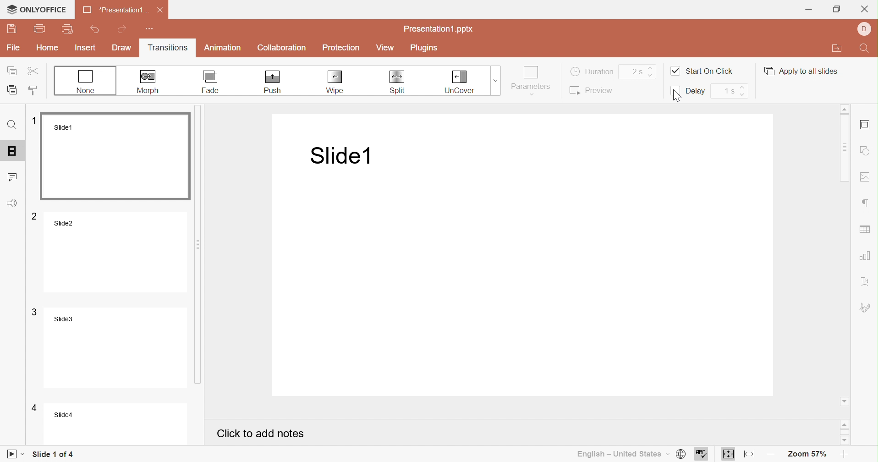 The image size is (878, 462). Describe the element at coordinates (117, 251) in the screenshot. I see `Slide2` at that location.